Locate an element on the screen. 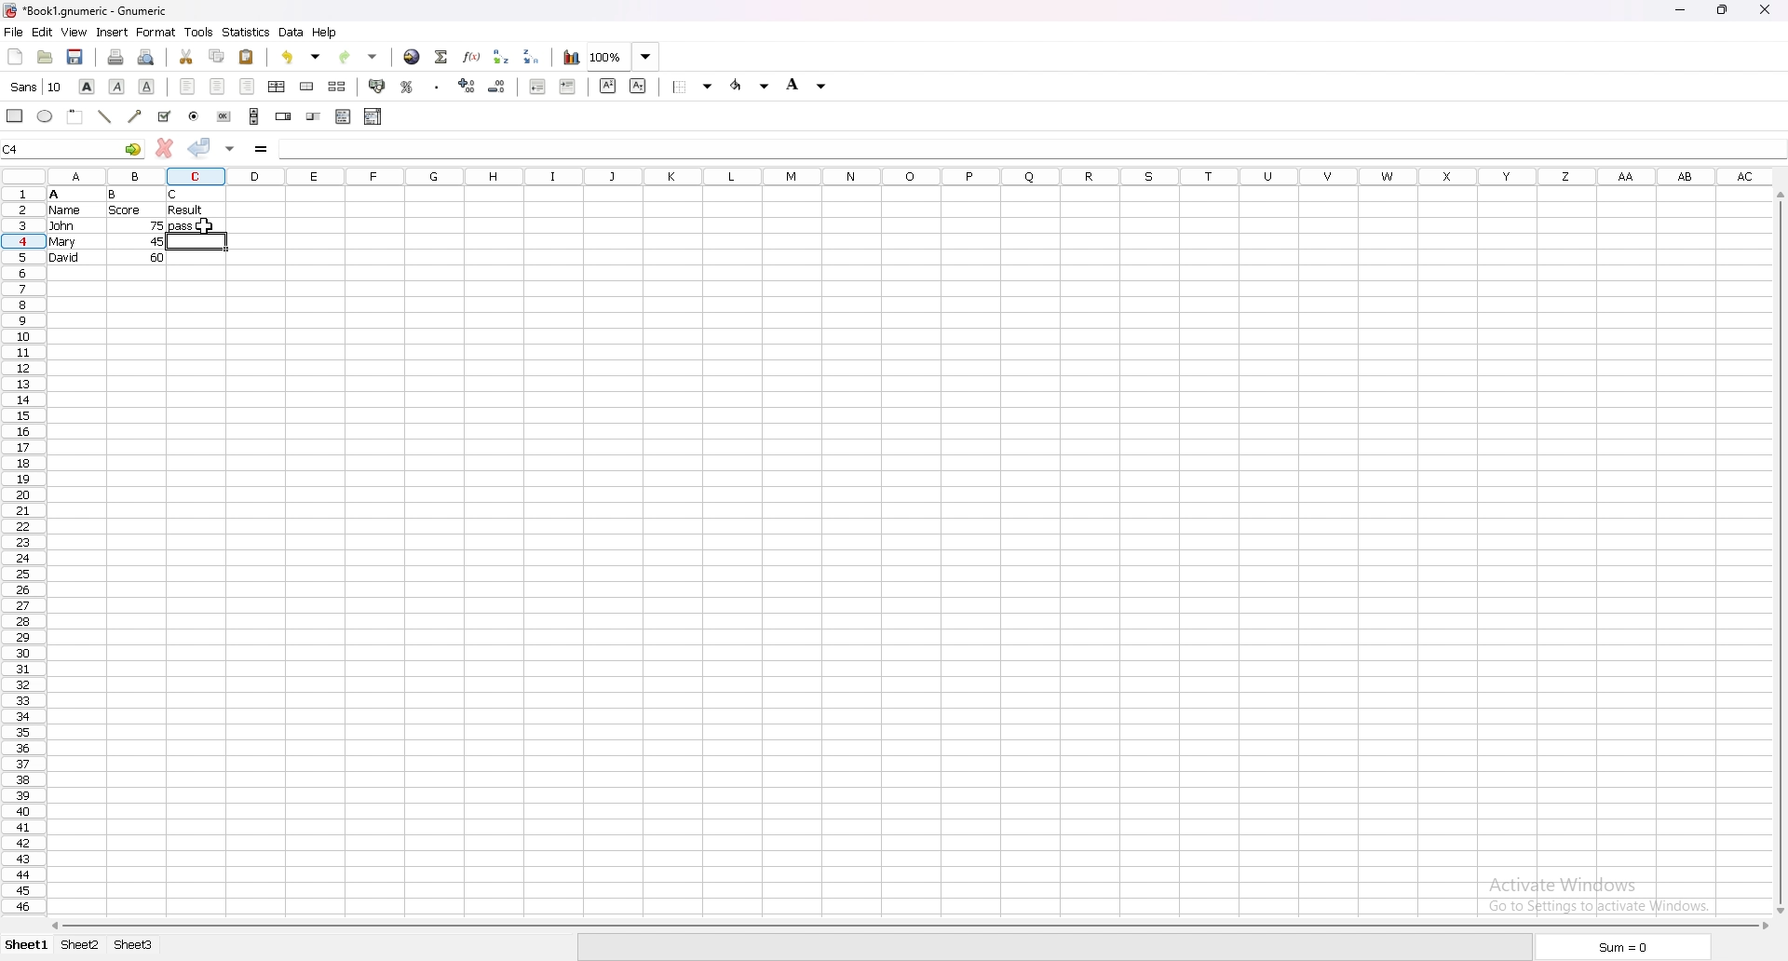 Image resolution: width=1788 pixels, height=961 pixels. save is located at coordinates (75, 57).